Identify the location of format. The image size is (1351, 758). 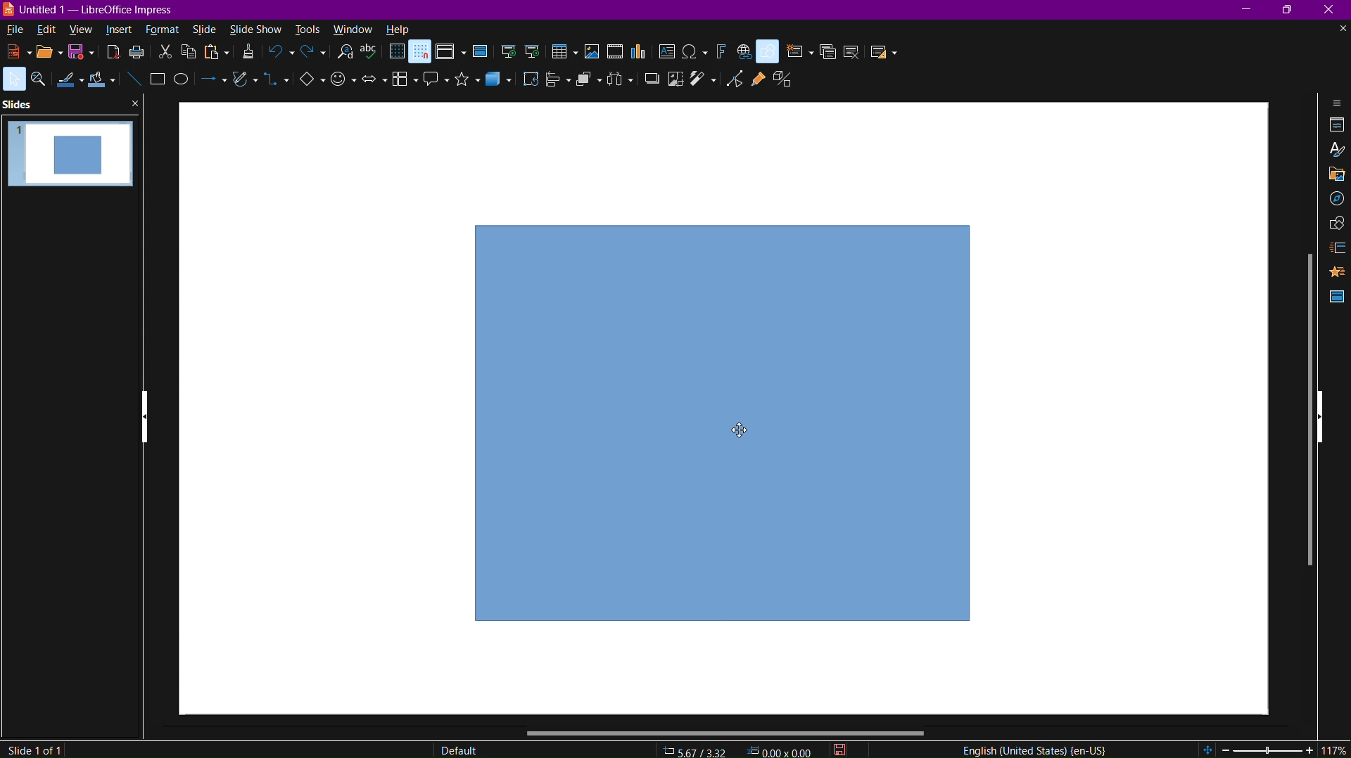
(166, 30).